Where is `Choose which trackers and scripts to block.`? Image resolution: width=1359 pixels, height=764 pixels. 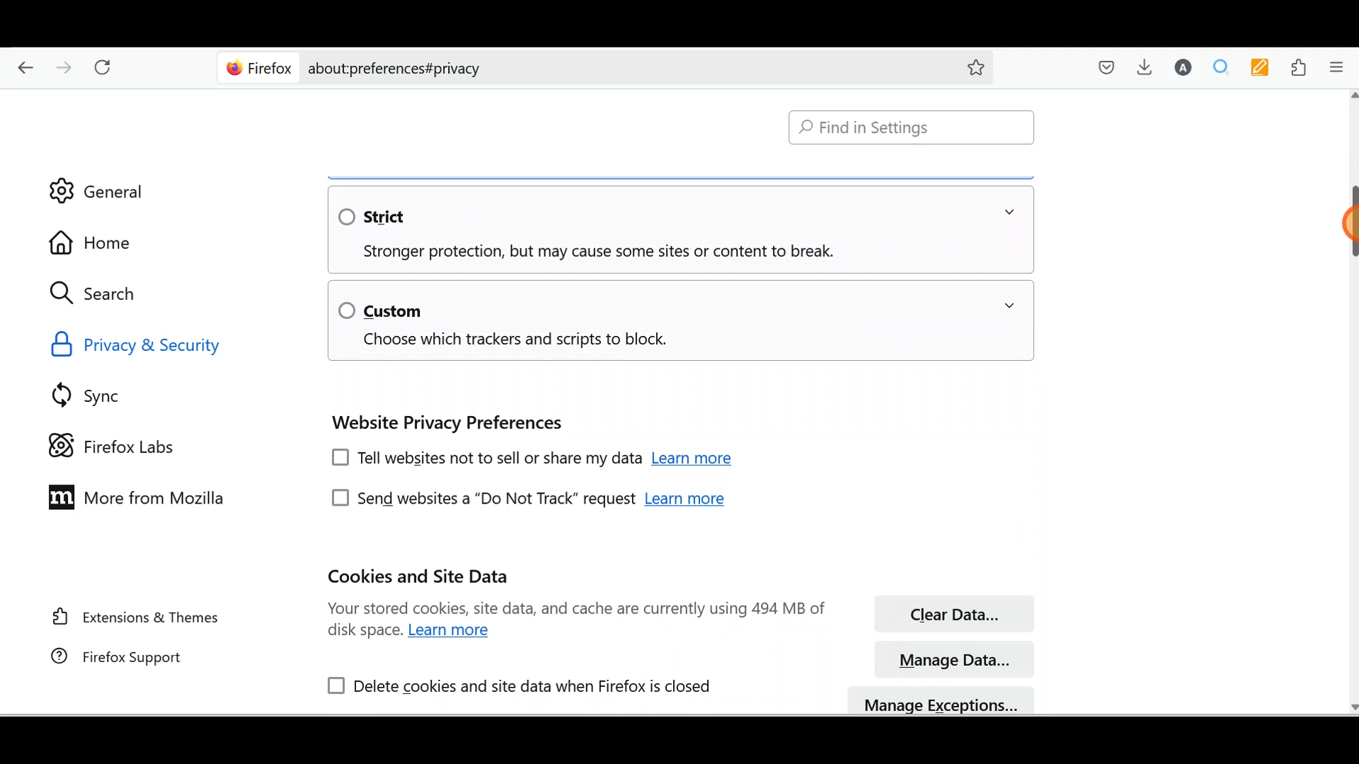
Choose which trackers and scripts to block. is located at coordinates (506, 342).